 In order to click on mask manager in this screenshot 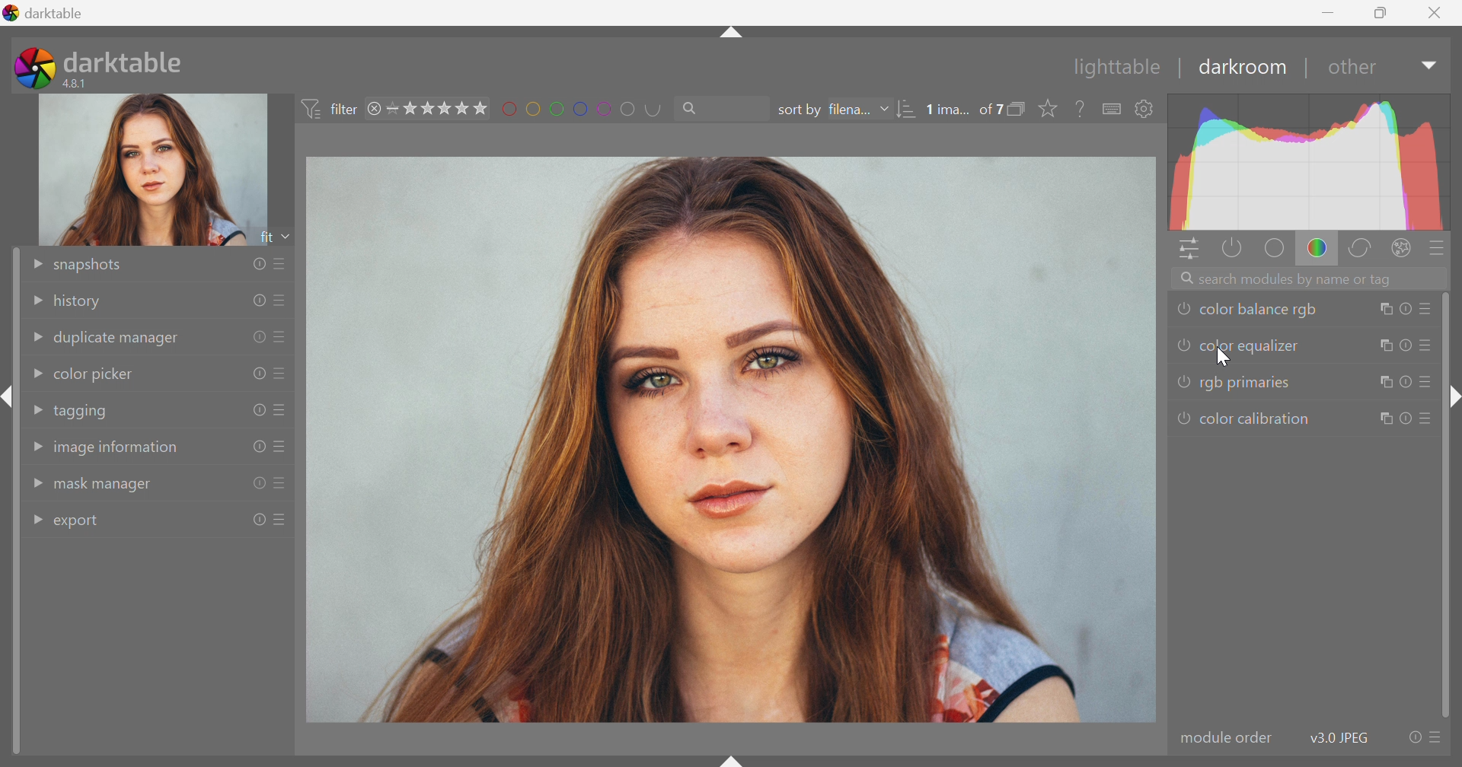, I will do `click(106, 487)`.